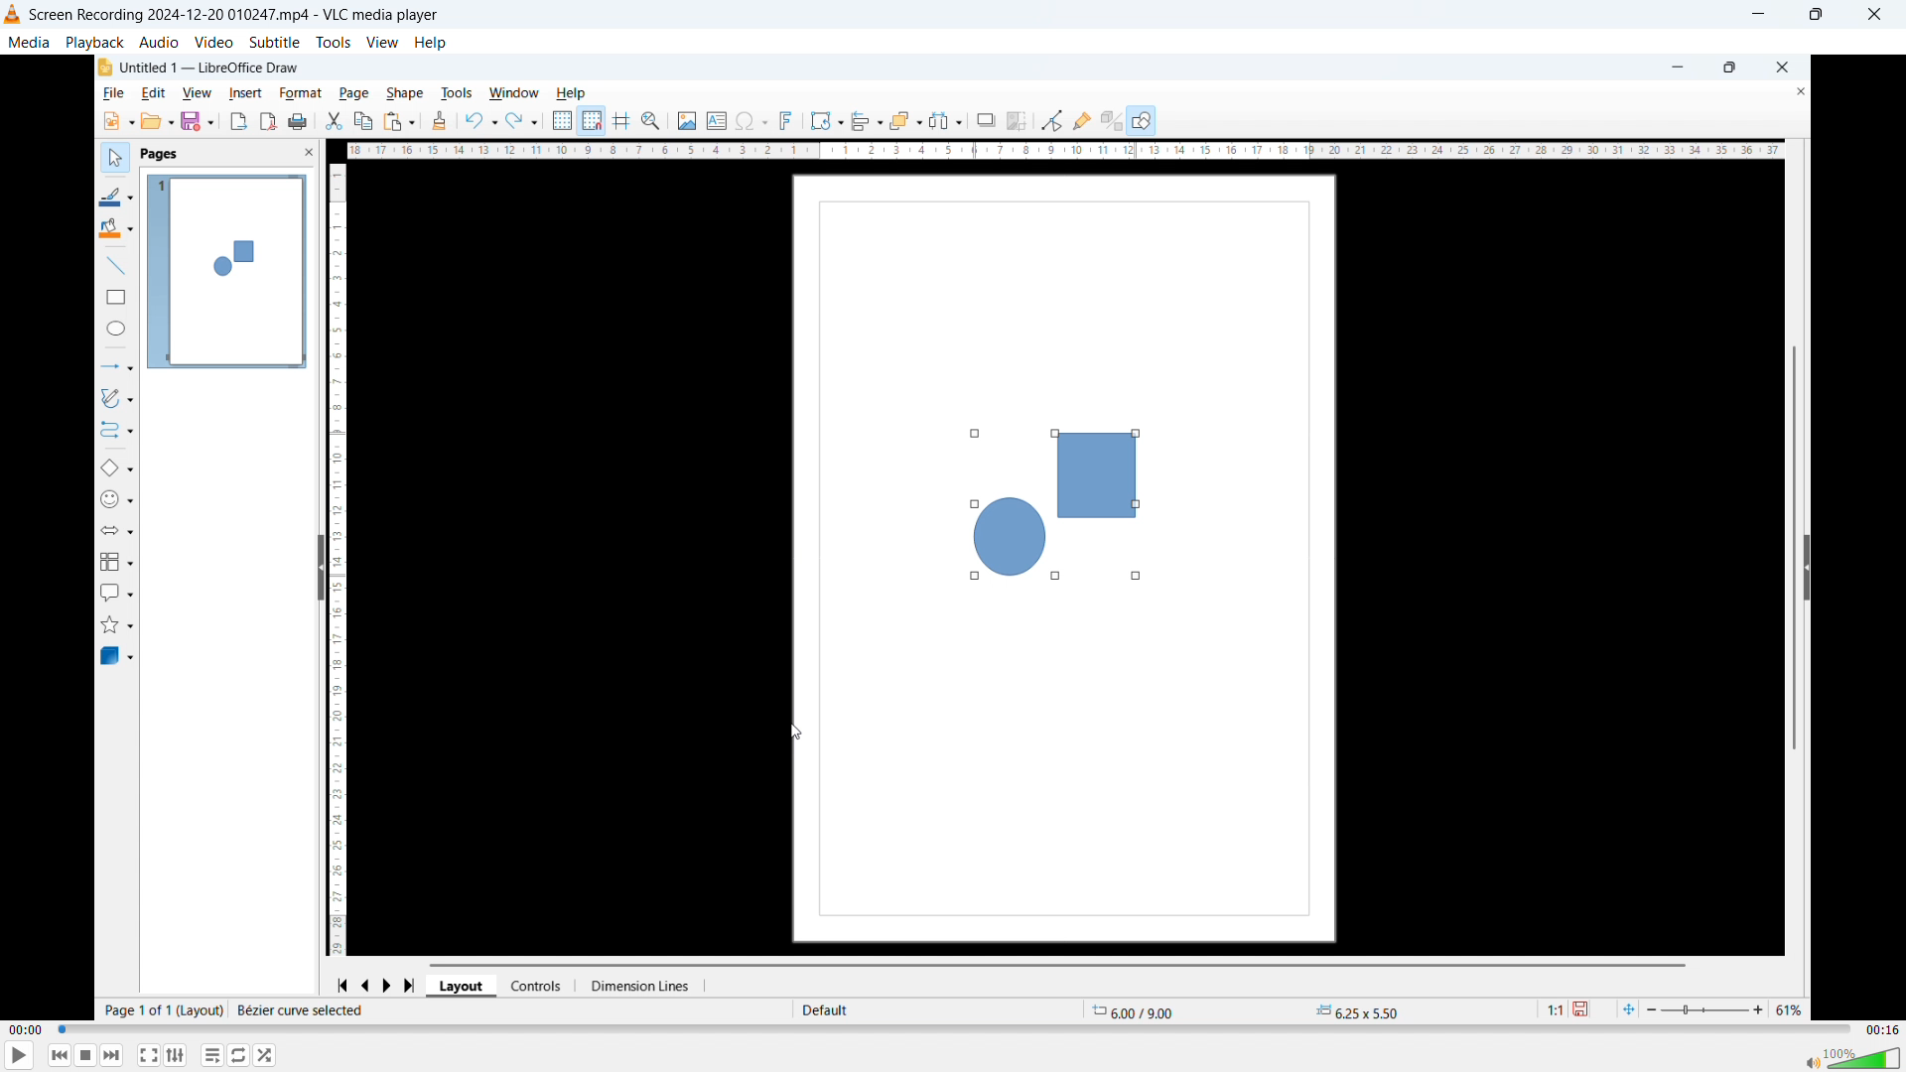 This screenshot has height=1072, width=1906. Describe the element at coordinates (1763, 14) in the screenshot. I see `minimise ` at that location.